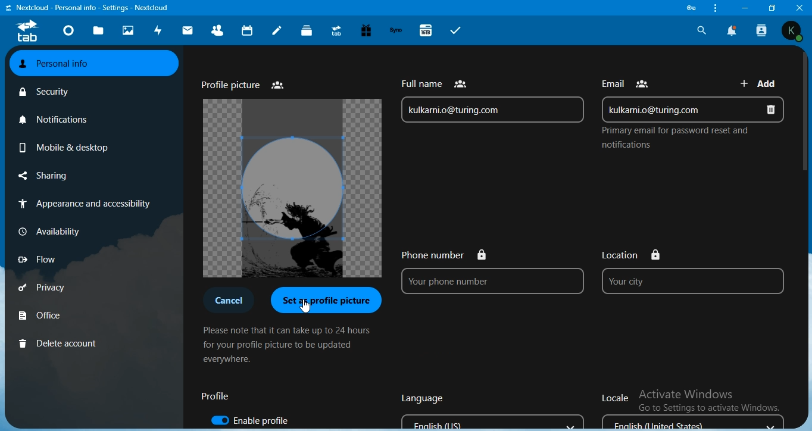 Image resolution: width=812 pixels, height=431 pixels. What do you see at coordinates (456, 31) in the screenshot?
I see `tasks` at bounding box center [456, 31].